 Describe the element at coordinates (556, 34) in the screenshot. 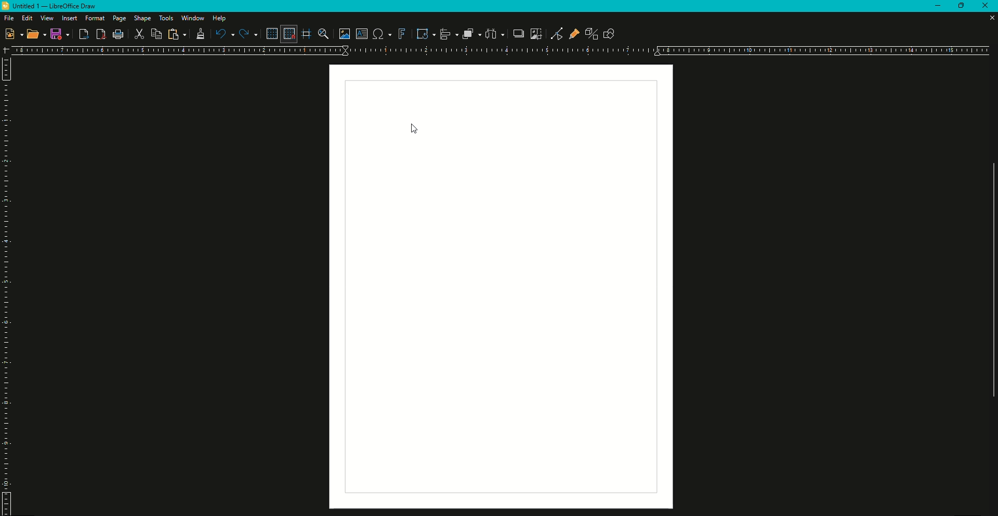

I see `Toggle Point` at that location.